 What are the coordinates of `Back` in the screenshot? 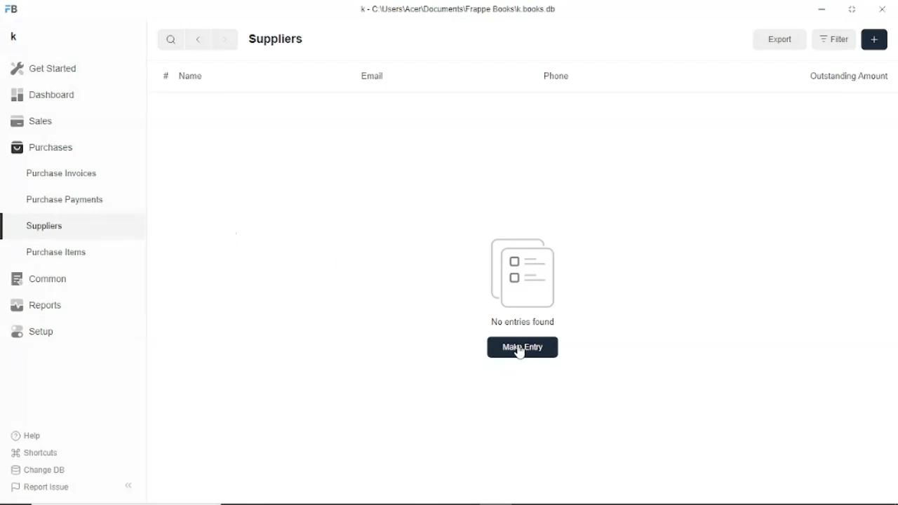 It's located at (201, 39).